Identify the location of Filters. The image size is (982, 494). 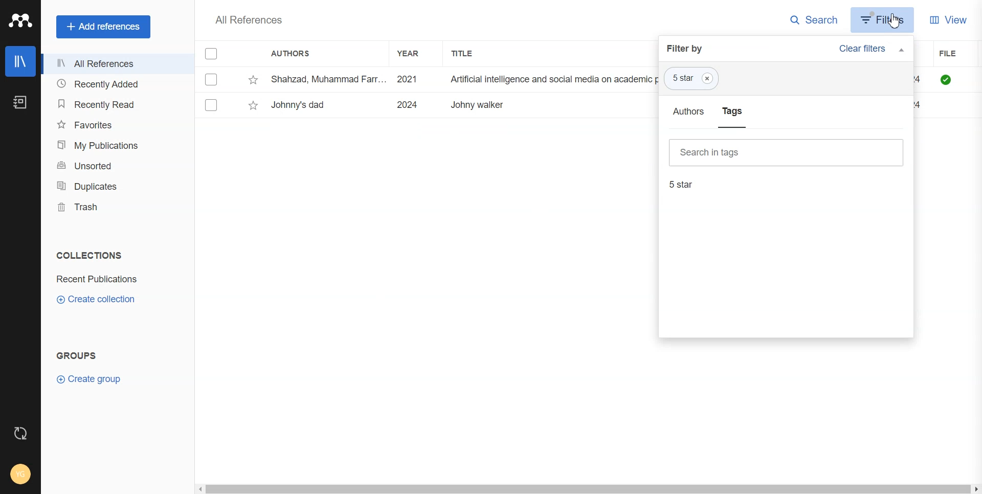
(883, 19).